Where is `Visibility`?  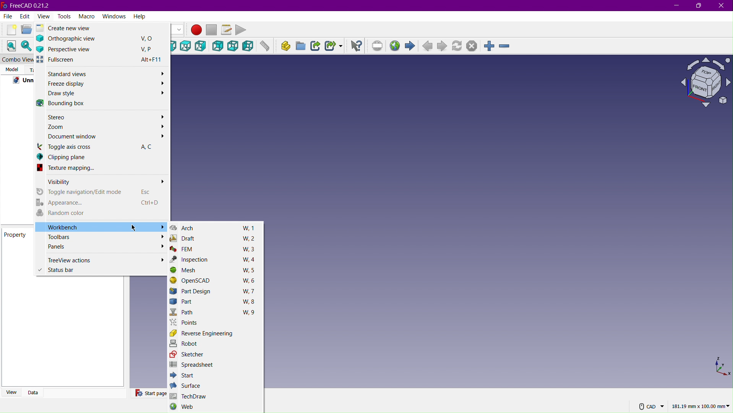
Visibility is located at coordinates (103, 181).